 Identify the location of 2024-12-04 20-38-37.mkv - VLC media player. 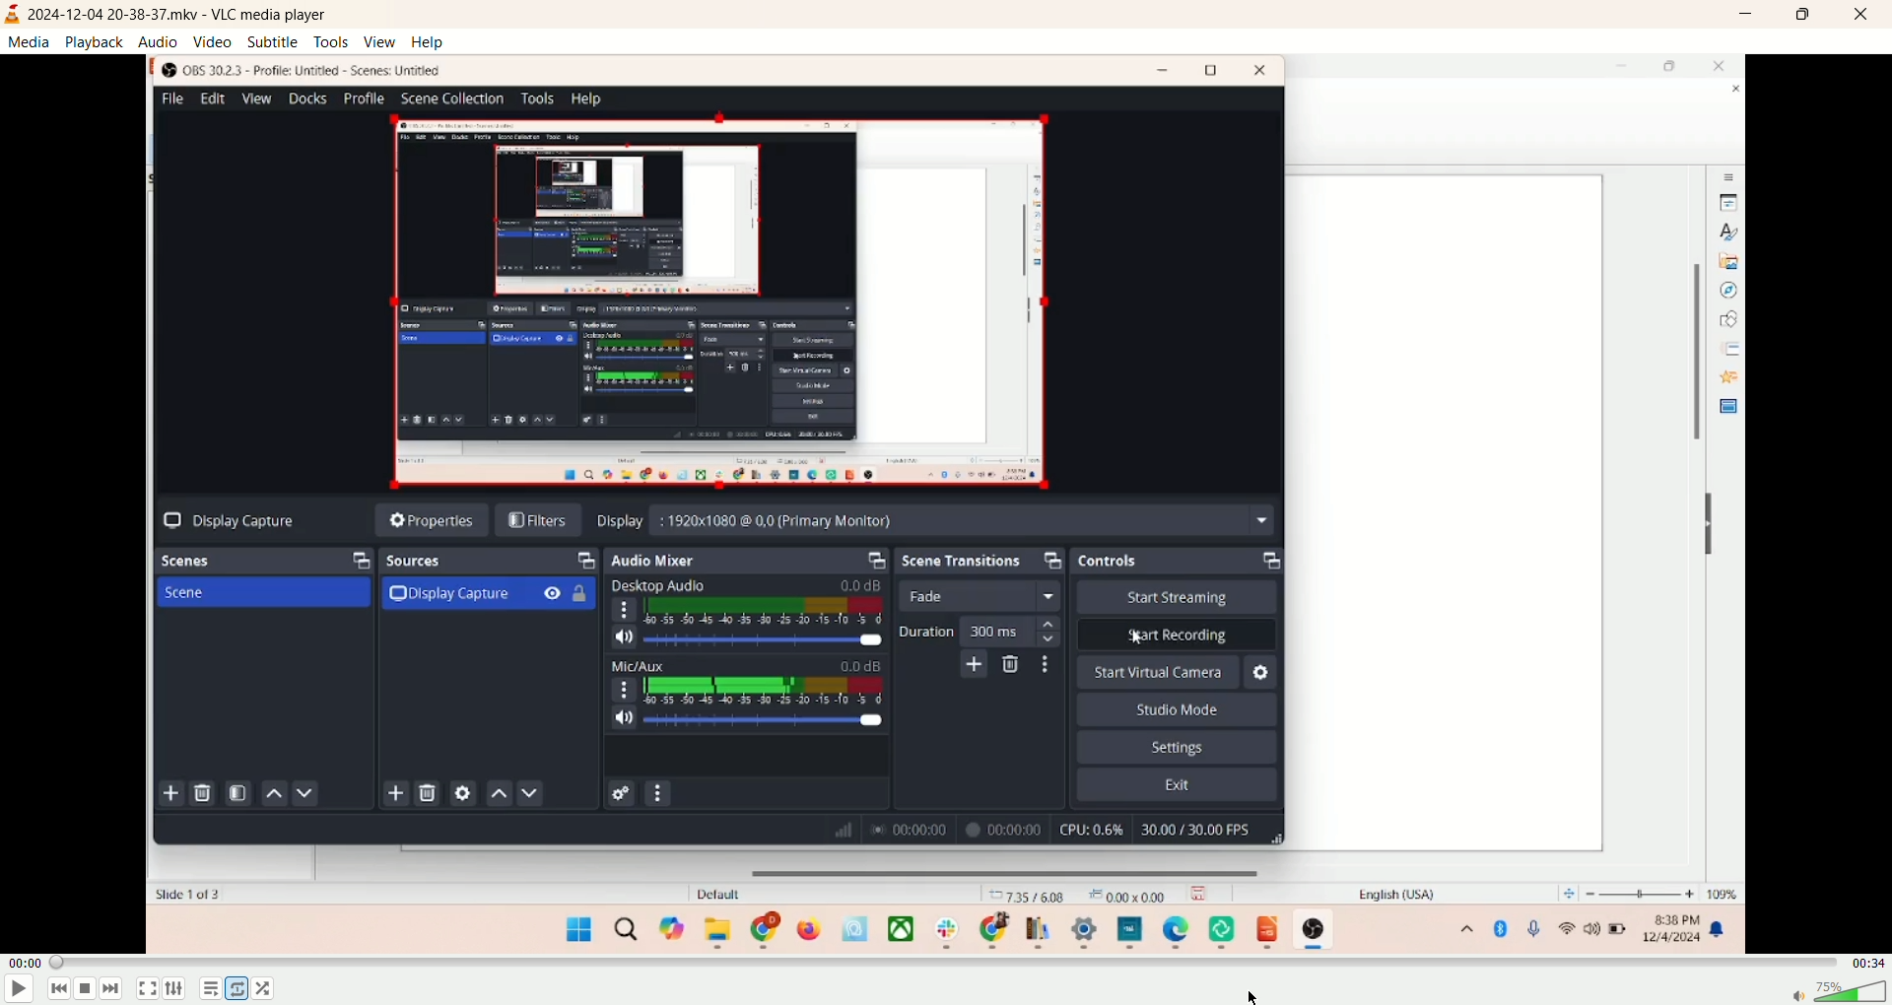
(181, 15).